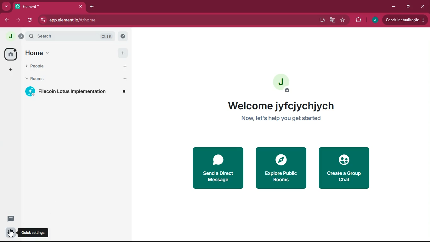 This screenshot has width=430, height=242. I want to click on profile, so click(375, 20).